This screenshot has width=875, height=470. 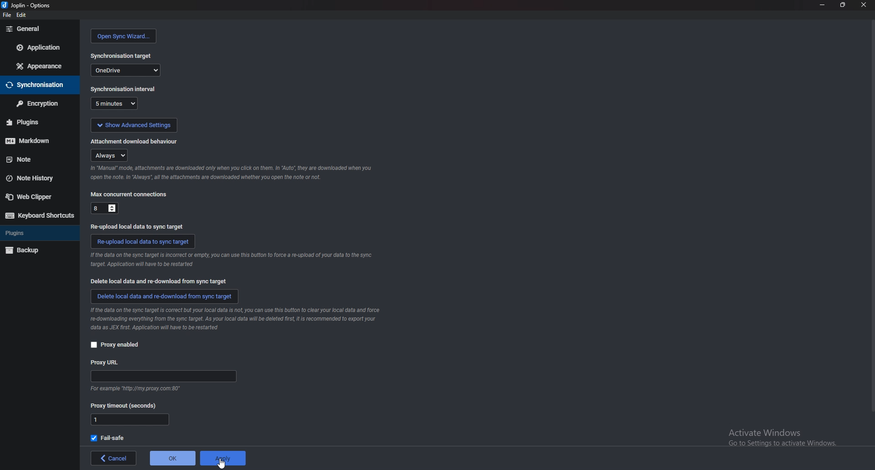 I want to click on plugins, so click(x=36, y=233).